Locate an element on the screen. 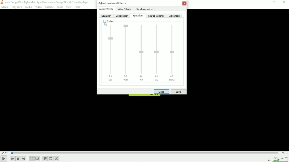 The width and height of the screenshot is (289, 162). Video is located at coordinates (38, 7).